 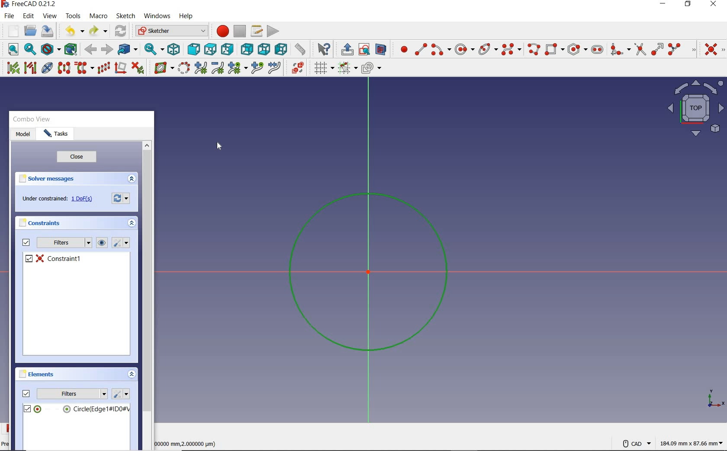 I want to click on leave sketch, so click(x=345, y=48).